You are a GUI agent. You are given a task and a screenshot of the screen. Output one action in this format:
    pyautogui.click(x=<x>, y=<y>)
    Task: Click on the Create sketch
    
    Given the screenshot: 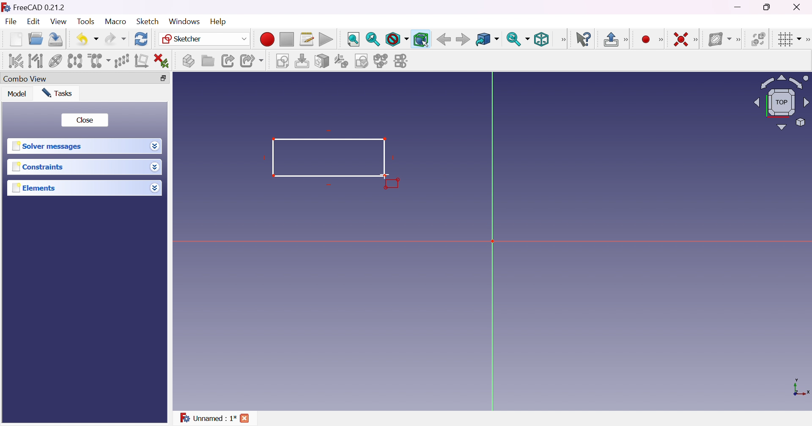 What is the action you would take?
    pyautogui.click(x=282, y=61)
    